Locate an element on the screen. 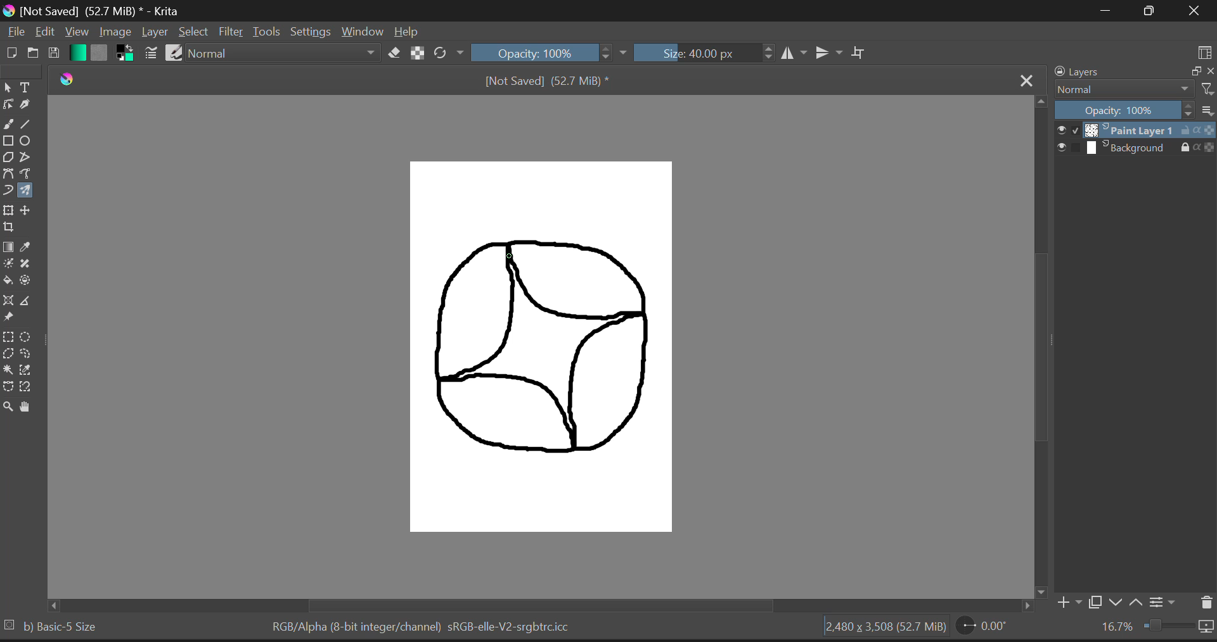 The width and height of the screenshot is (1217, 642). Image is located at coordinates (115, 32).